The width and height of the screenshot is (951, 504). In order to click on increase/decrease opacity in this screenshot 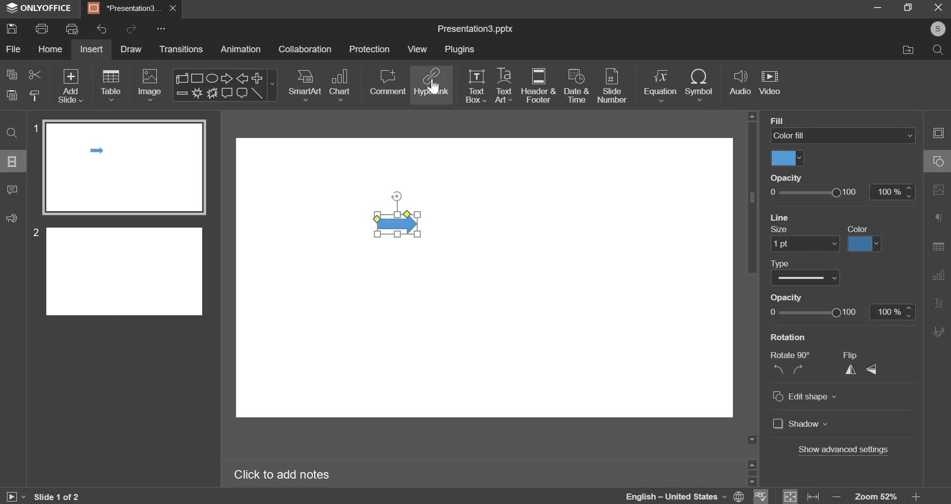, I will do `click(892, 192)`.